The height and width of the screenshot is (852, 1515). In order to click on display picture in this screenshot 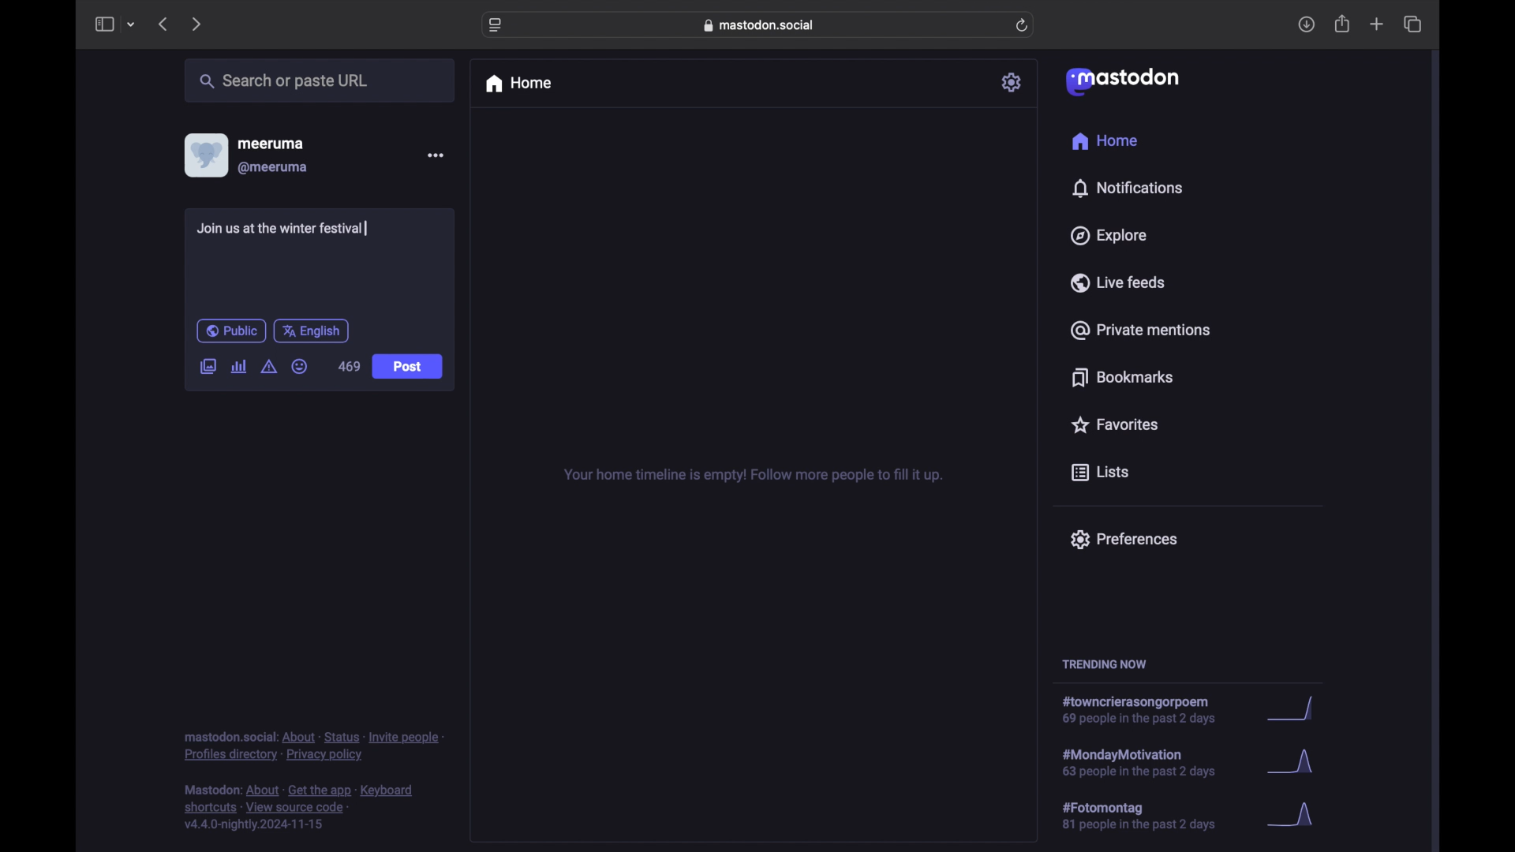, I will do `click(204, 155)`.